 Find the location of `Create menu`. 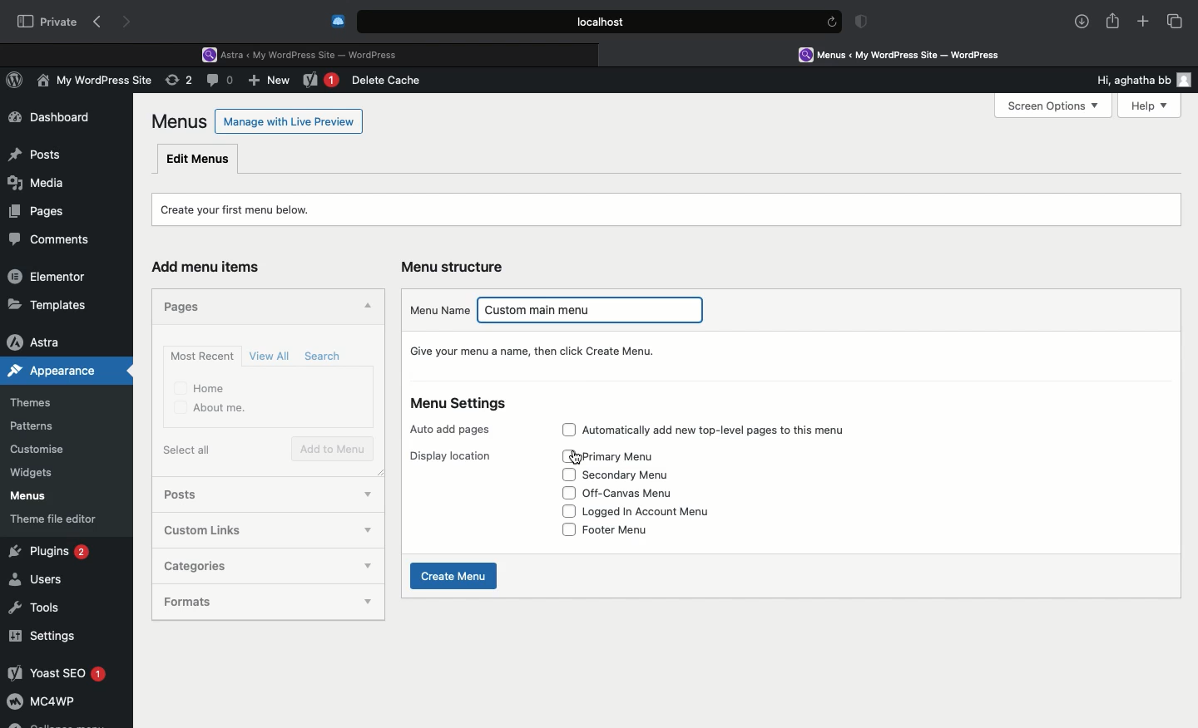

Create menu is located at coordinates (456, 576).